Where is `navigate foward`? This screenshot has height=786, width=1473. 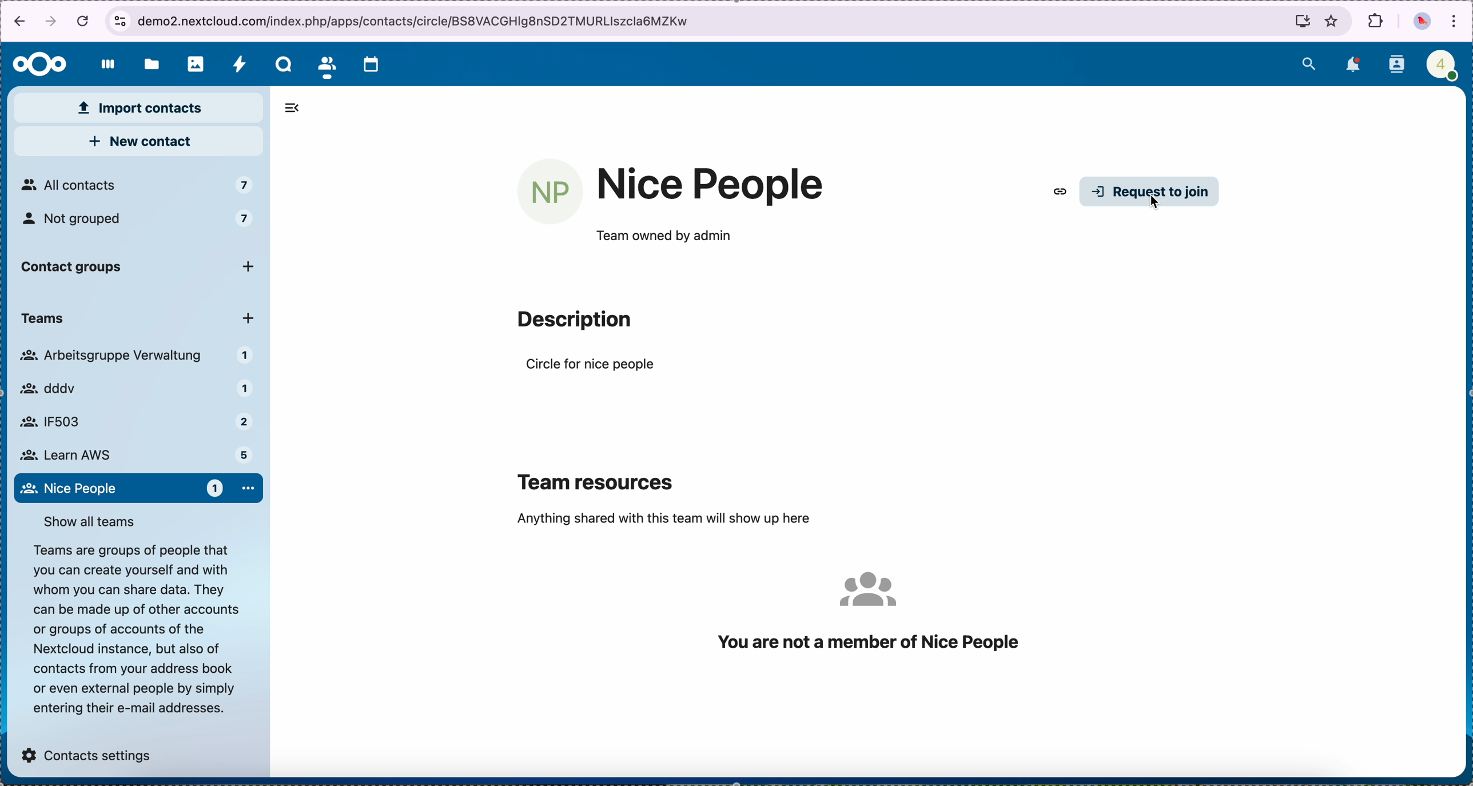
navigate foward is located at coordinates (53, 23).